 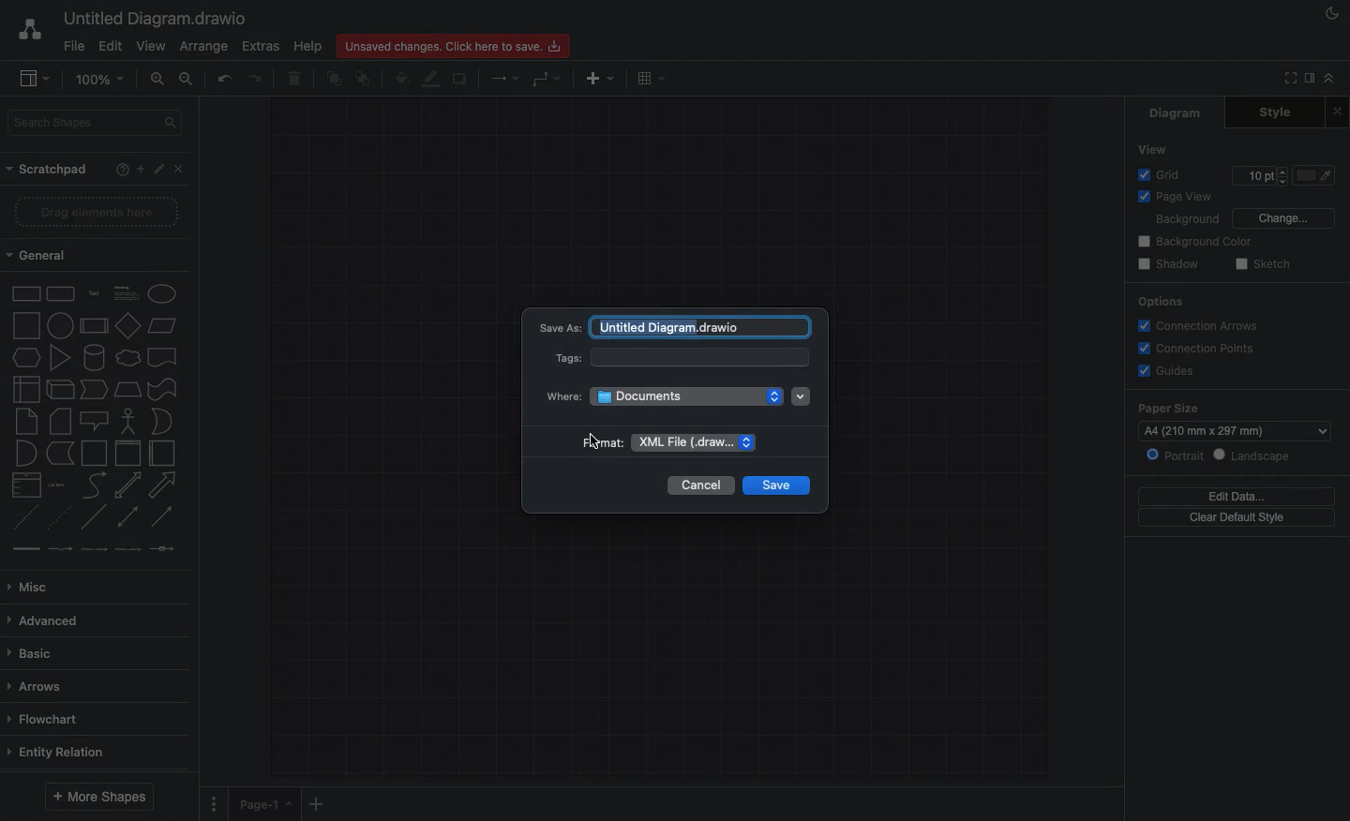 What do you see at coordinates (47, 171) in the screenshot?
I see `Scratchpad` at bounding box center [47, 171].